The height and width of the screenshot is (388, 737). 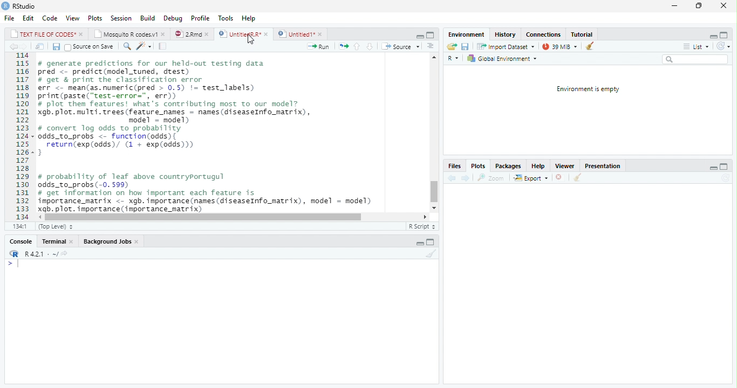 What do you see at coordinates (698, 6) in the screenshot?
I see `Restore Down` at bounding box center [698, 6].